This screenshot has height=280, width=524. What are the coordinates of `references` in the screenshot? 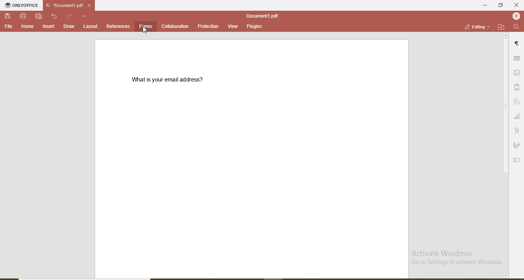 It's located at (118, 26).